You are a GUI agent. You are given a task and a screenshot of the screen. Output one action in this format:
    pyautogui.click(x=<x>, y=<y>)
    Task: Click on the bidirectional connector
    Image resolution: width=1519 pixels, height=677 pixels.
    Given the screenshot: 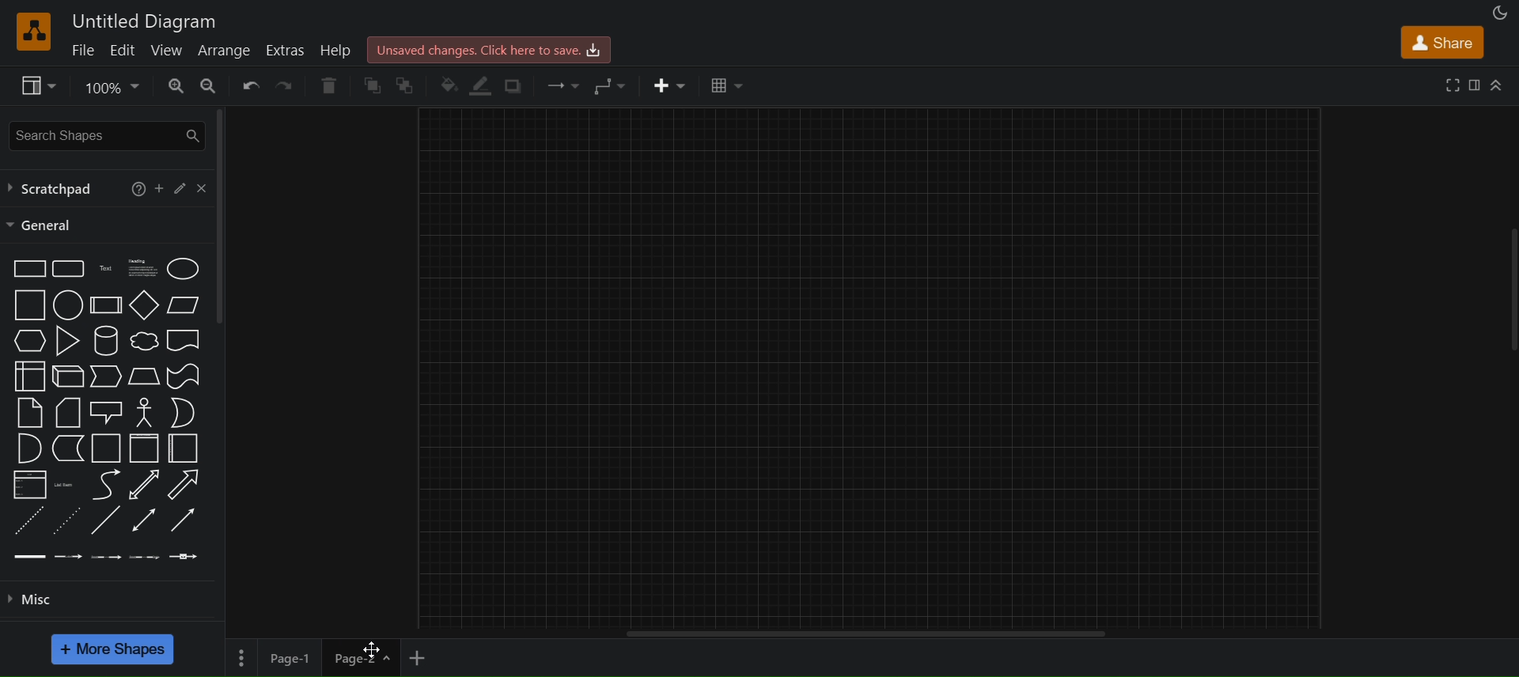 What is the action you would take?
    pyautogui.click(x=144, y=520)
    